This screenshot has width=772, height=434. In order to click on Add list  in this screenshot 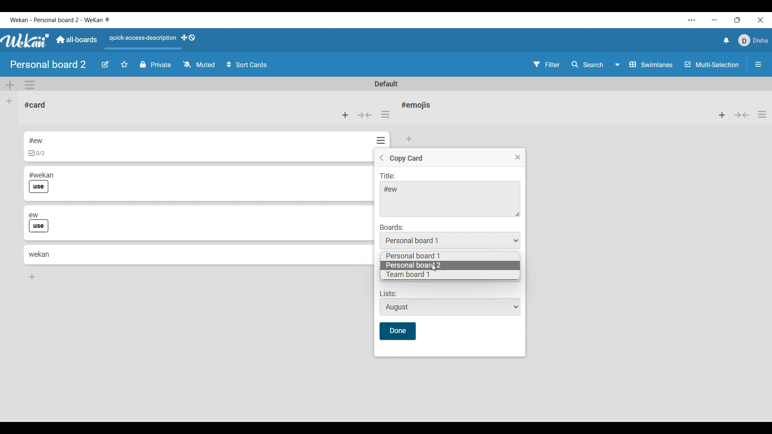, I will do `click(10, 102)`.